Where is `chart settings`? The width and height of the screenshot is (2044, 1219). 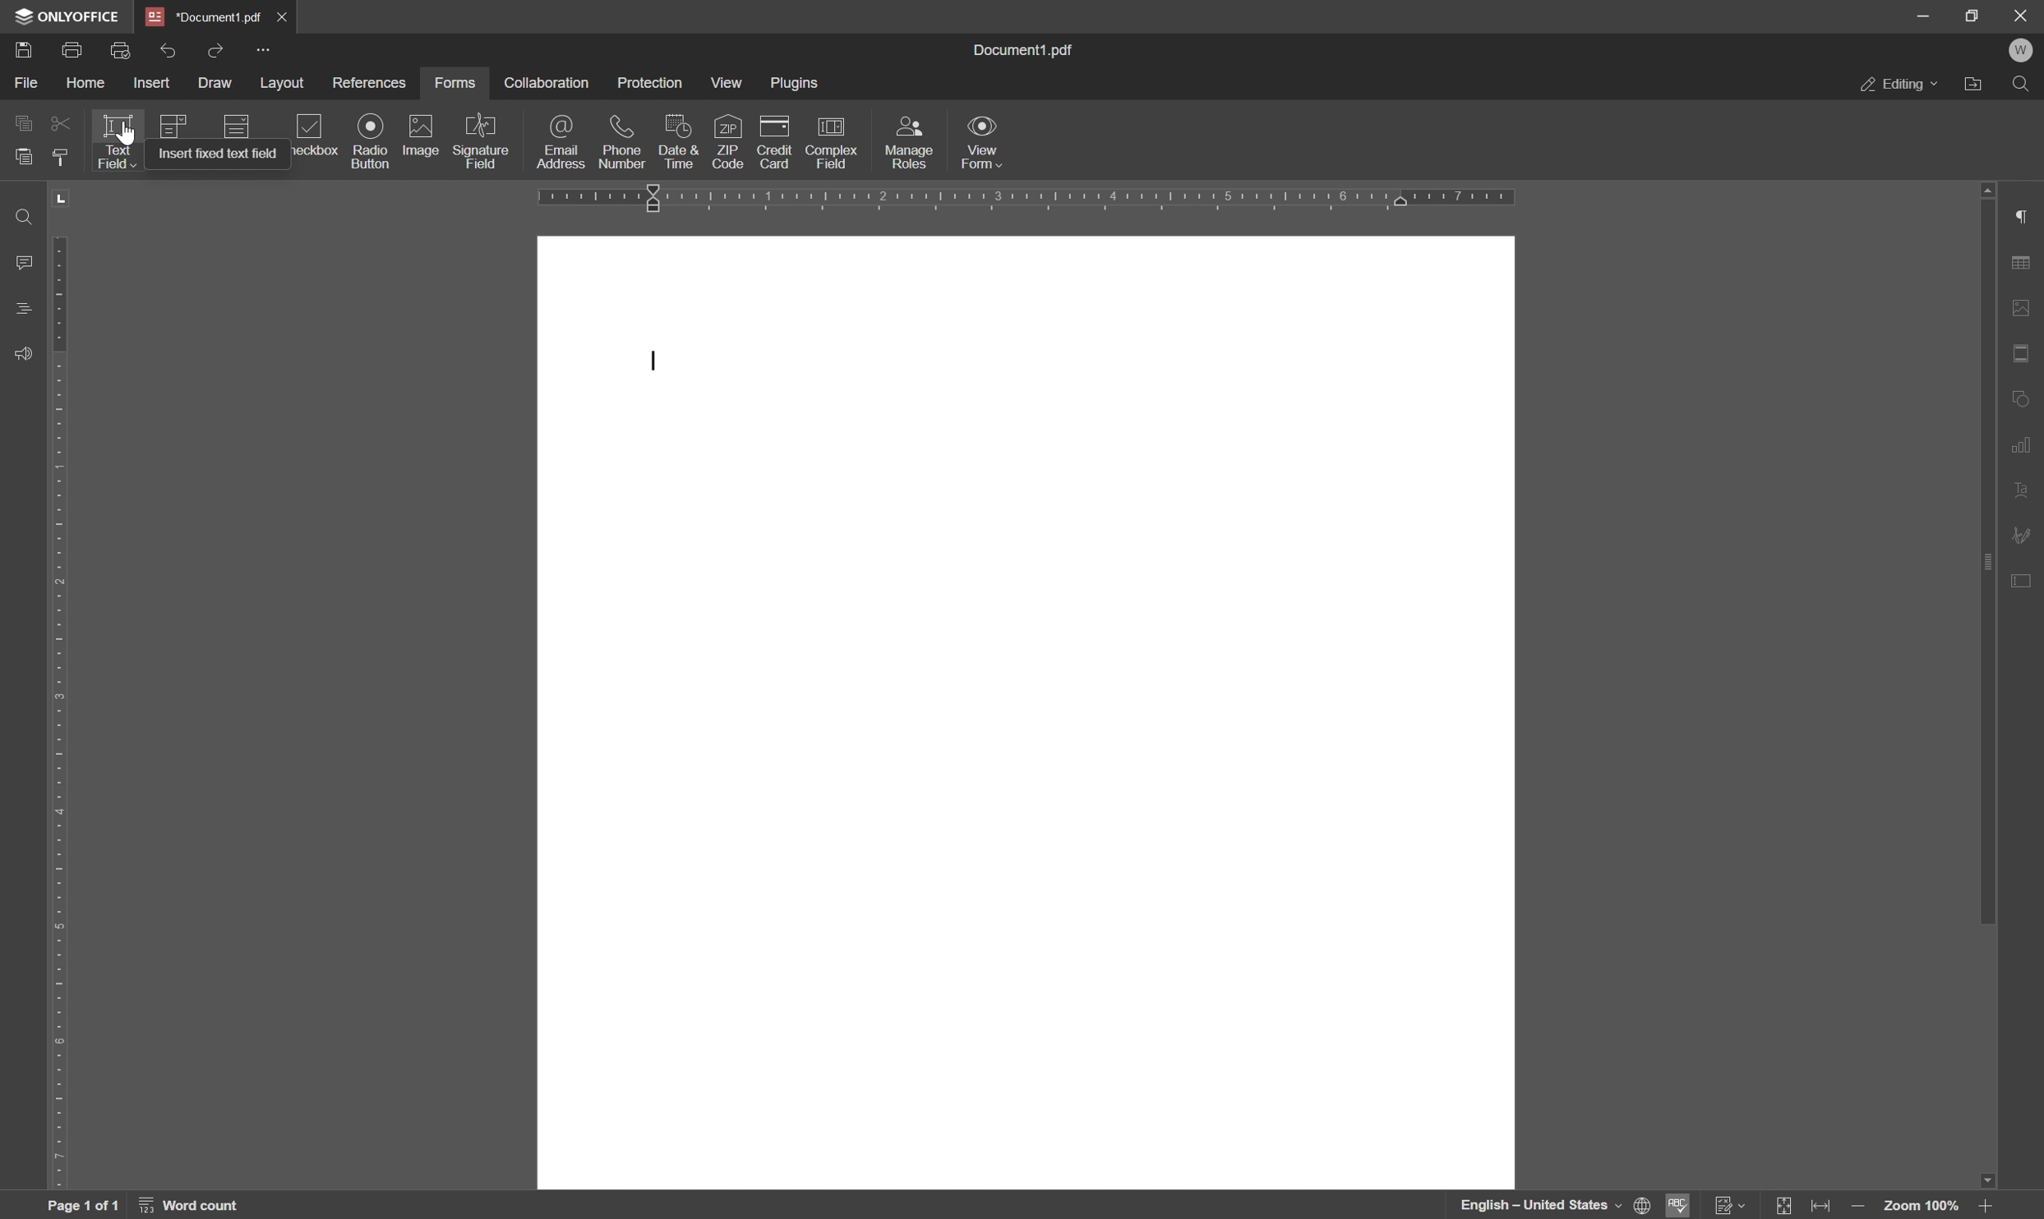 chart settings is located at coordinates (2021, 444).